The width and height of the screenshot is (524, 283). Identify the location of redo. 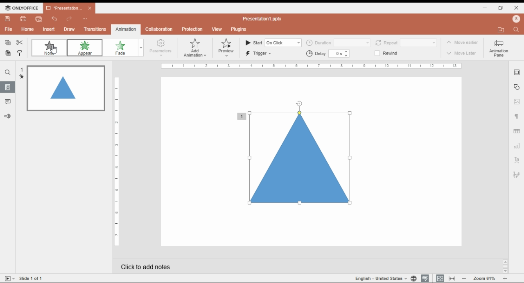
(69, 20).